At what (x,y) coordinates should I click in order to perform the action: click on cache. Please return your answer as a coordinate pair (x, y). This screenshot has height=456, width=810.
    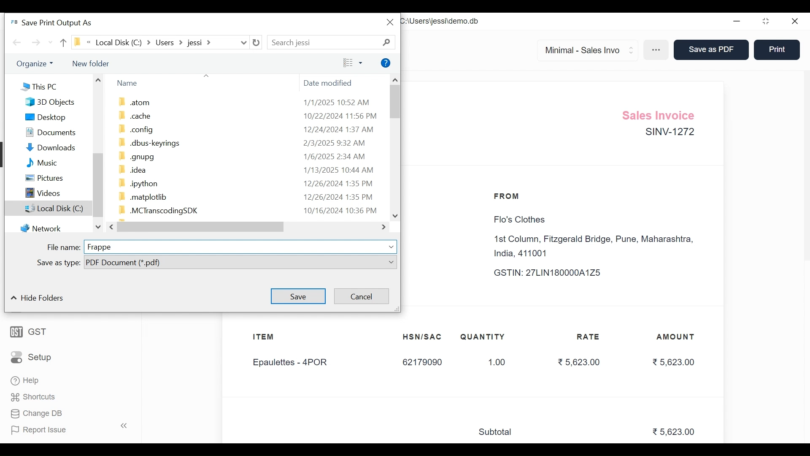
    Looking at the image, I should click on (134, 115).